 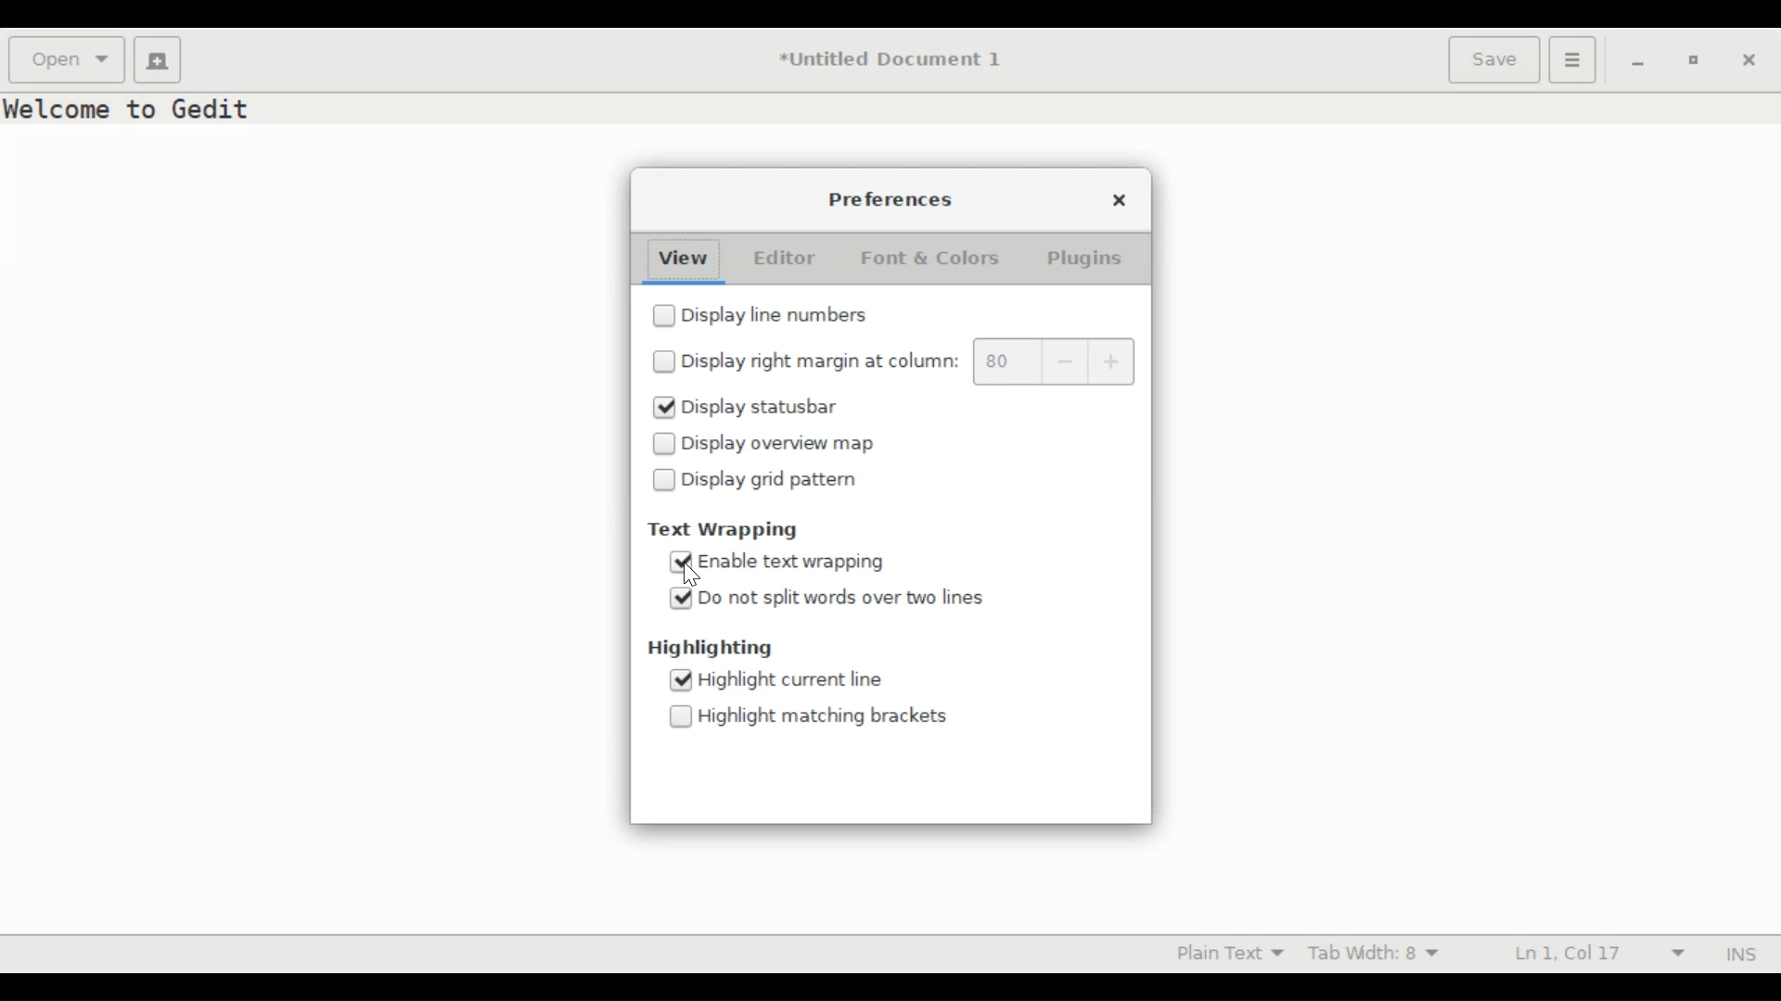 What do you see at coordinates (693, 577) in the screenshot?
I see `cursor` at bounding box center [693, 577].